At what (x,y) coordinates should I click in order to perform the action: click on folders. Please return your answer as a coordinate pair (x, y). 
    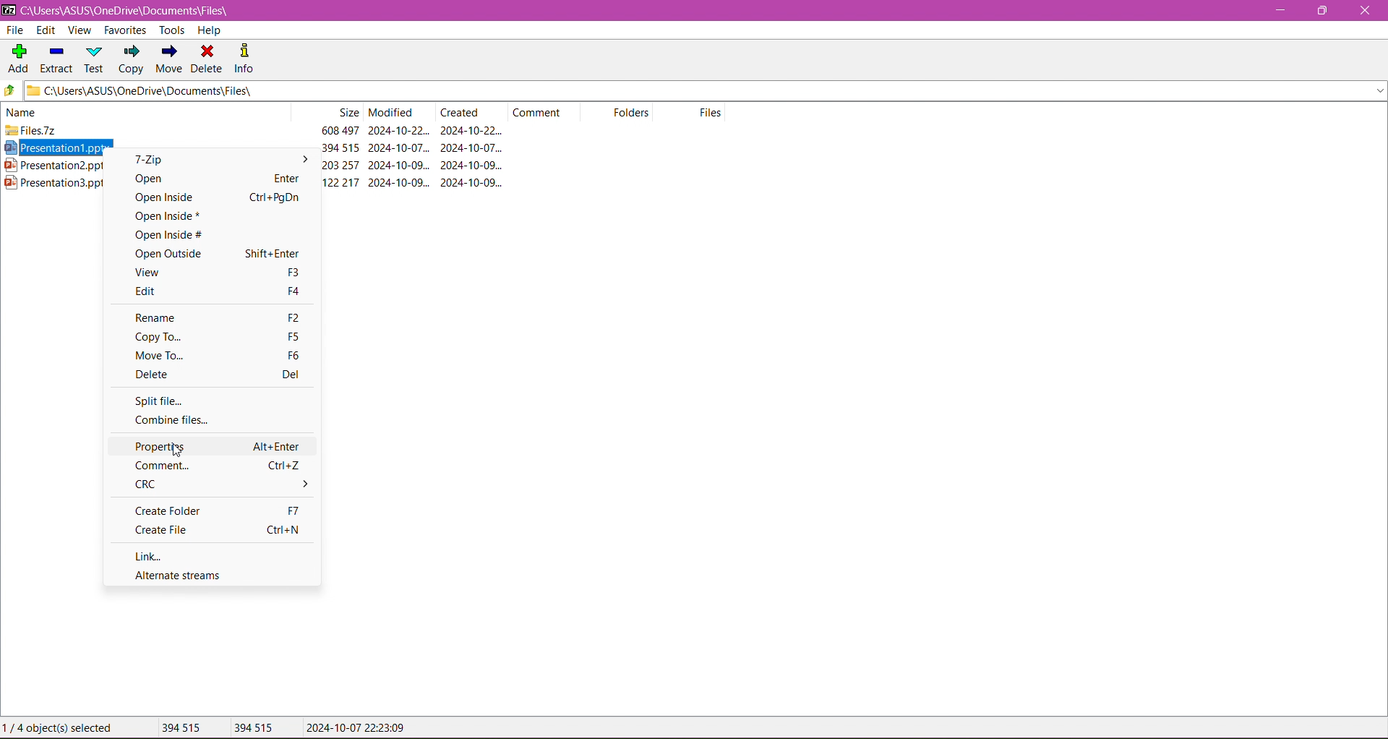
    Looking at the image, I should click on (631, 112).